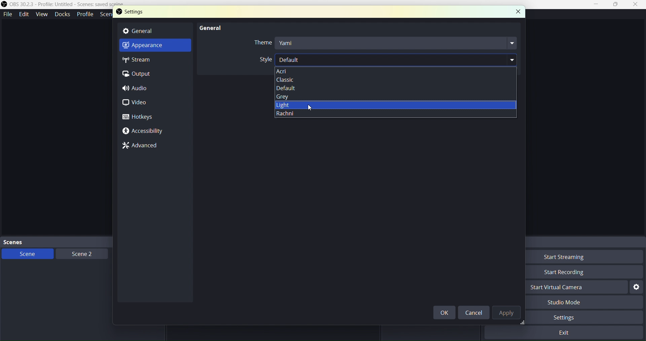 The height and width of the screenshot is (341, 646). Describe the element at coordinates (62, 14) in the screenshot. I see `Docks` at that location.